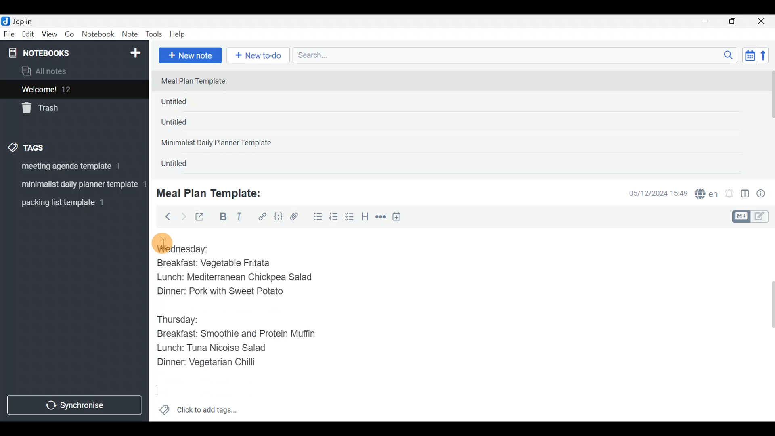  I want to click on Checkbox, so click(350, 218).